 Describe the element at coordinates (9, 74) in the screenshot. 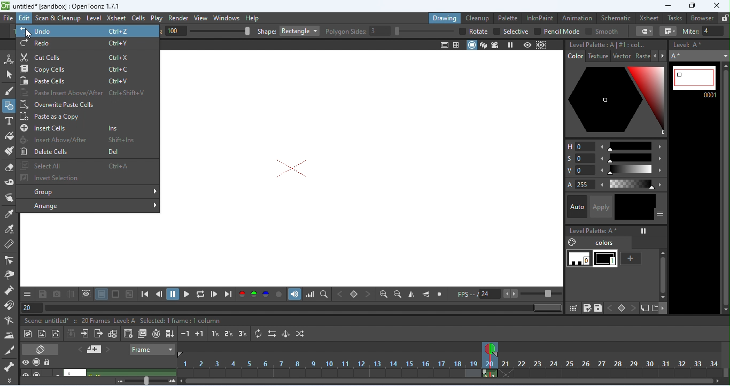

I see `selection` at that location.